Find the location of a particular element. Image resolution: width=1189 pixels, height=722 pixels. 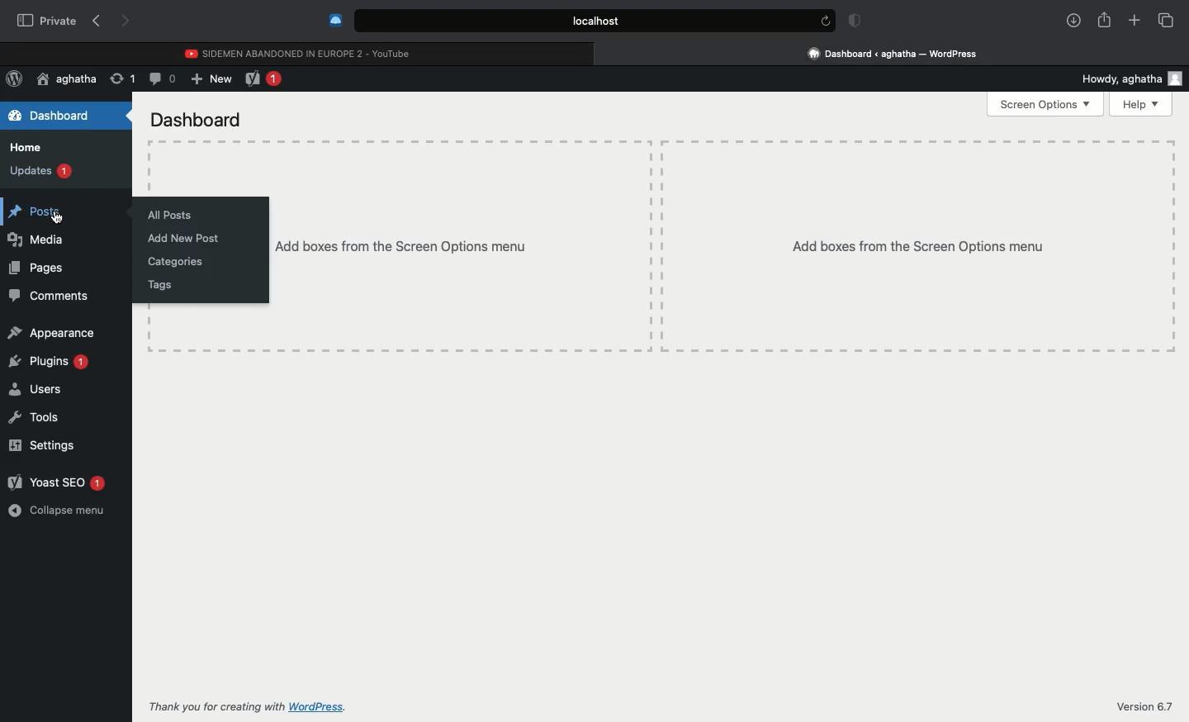

Tools is located at coordinates (33, 419).